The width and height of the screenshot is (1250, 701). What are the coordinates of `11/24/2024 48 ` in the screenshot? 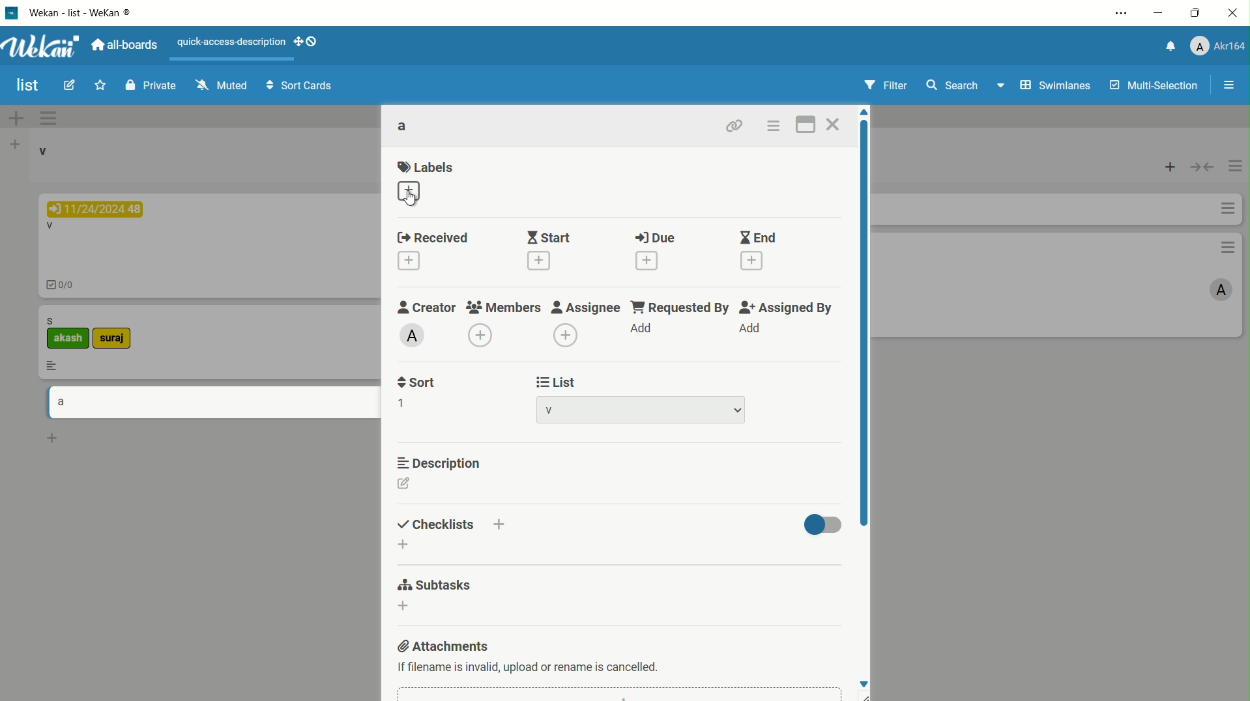 It's located at (100, 207).